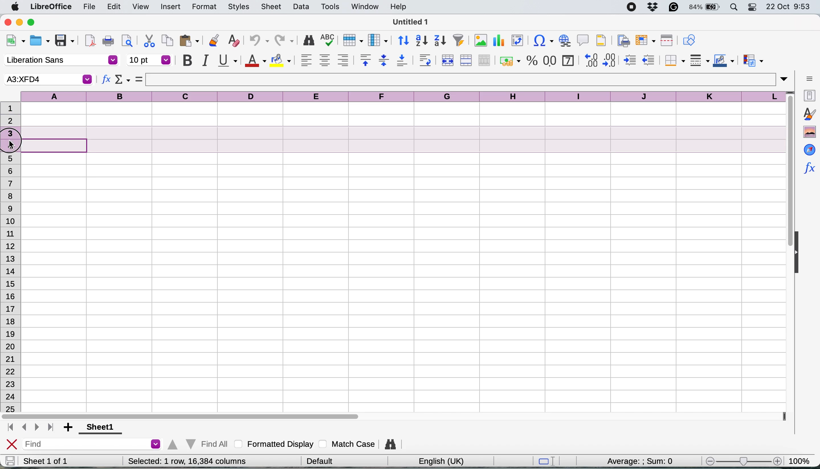  I want to click on find all, so click(196, 443).